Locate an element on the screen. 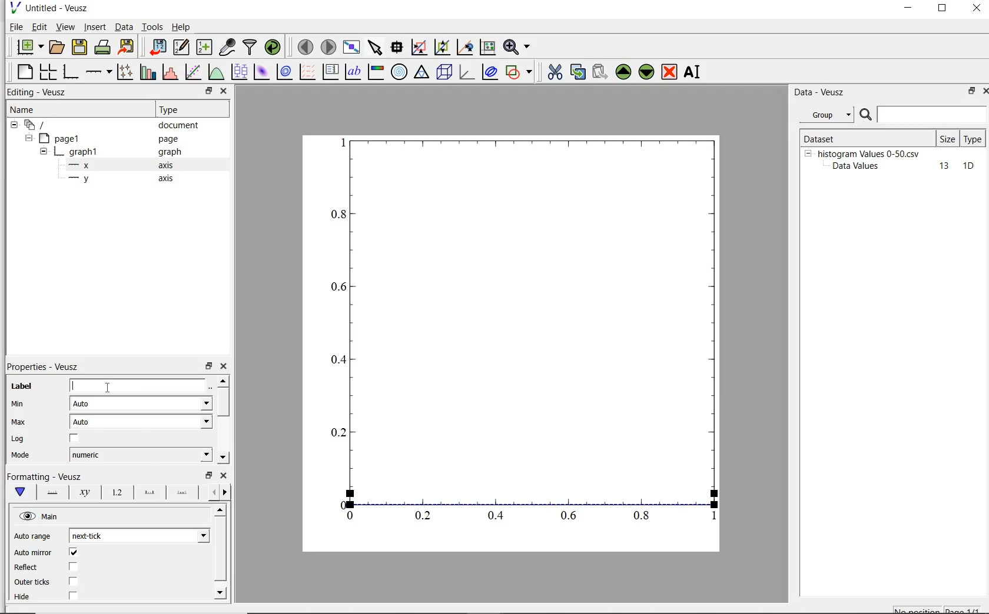 Image resolution: width=989 pixels, height=614 pixels. previous options is located at coordinates (212, 492).